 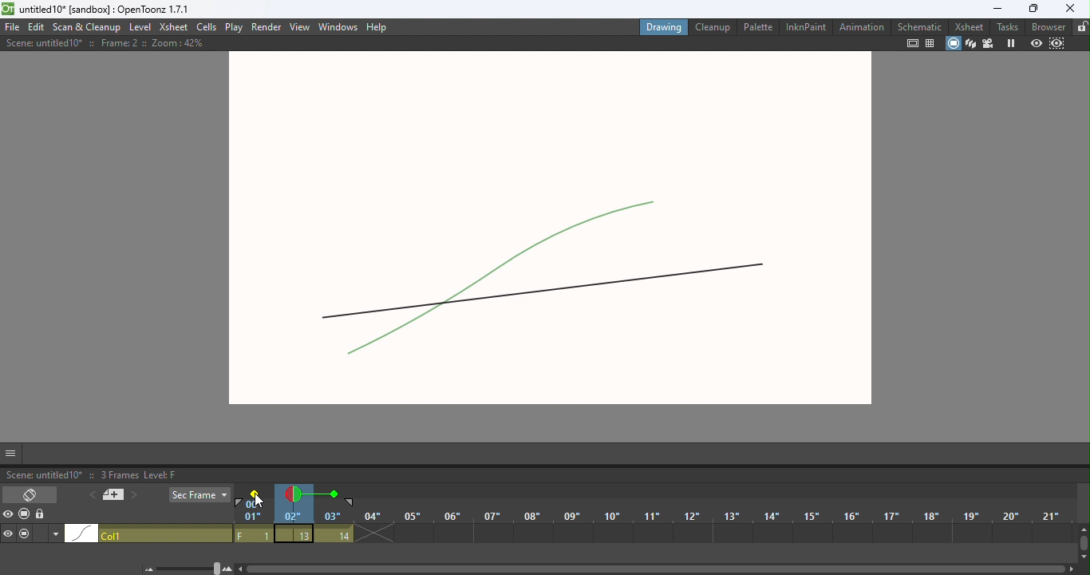 I want to click on 13, so click(x=294, y=533).